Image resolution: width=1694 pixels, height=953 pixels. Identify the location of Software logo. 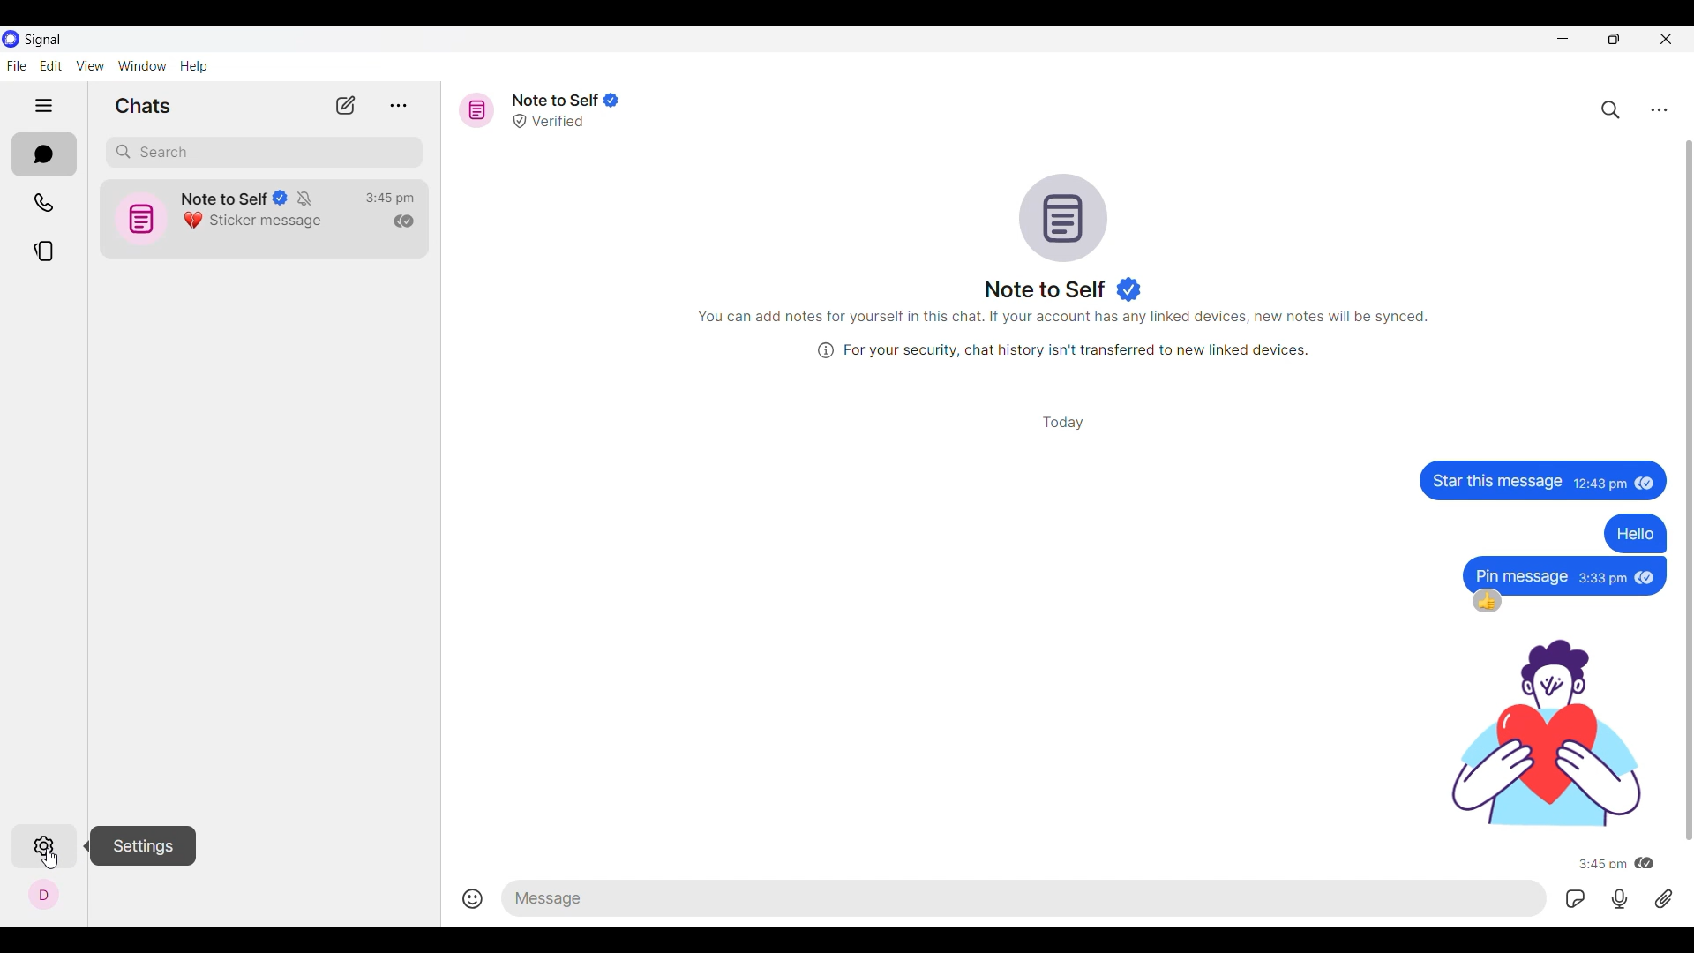
(11, 39).